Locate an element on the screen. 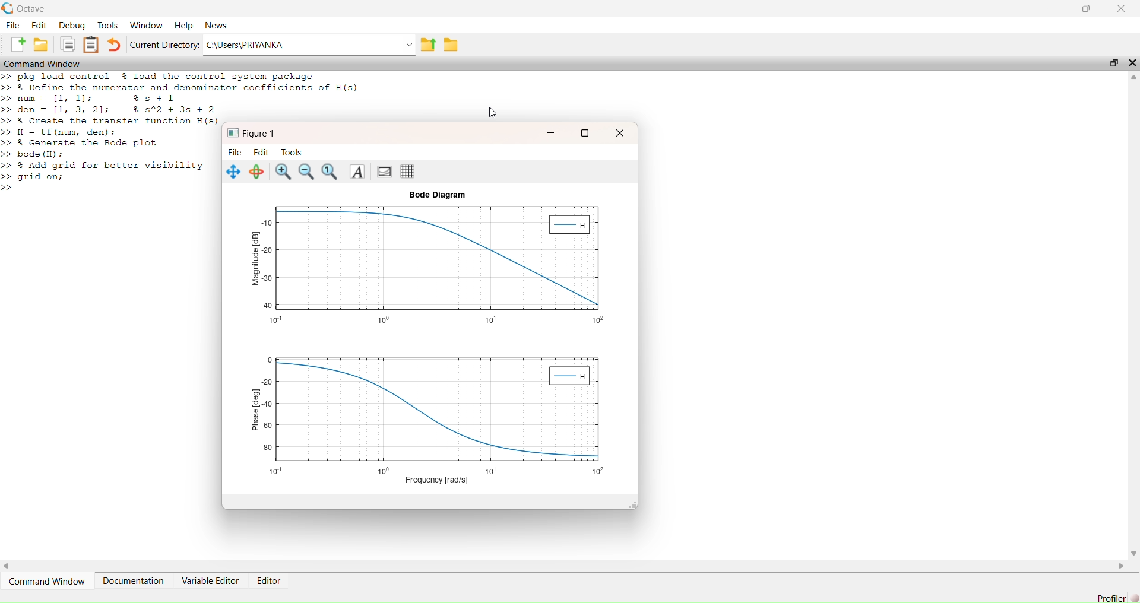 The width and height of the screenshot is (1140, 603). Open an existing file in editor is located at coordinates (41, 45).